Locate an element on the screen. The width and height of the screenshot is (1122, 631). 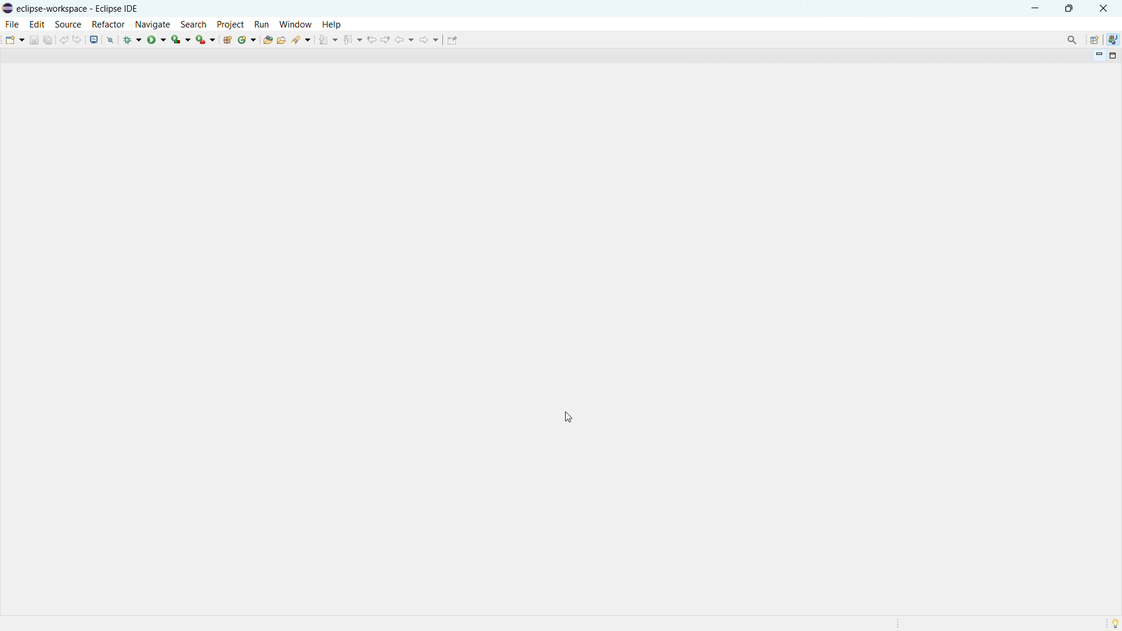
search is located at coordinates (193, 24).